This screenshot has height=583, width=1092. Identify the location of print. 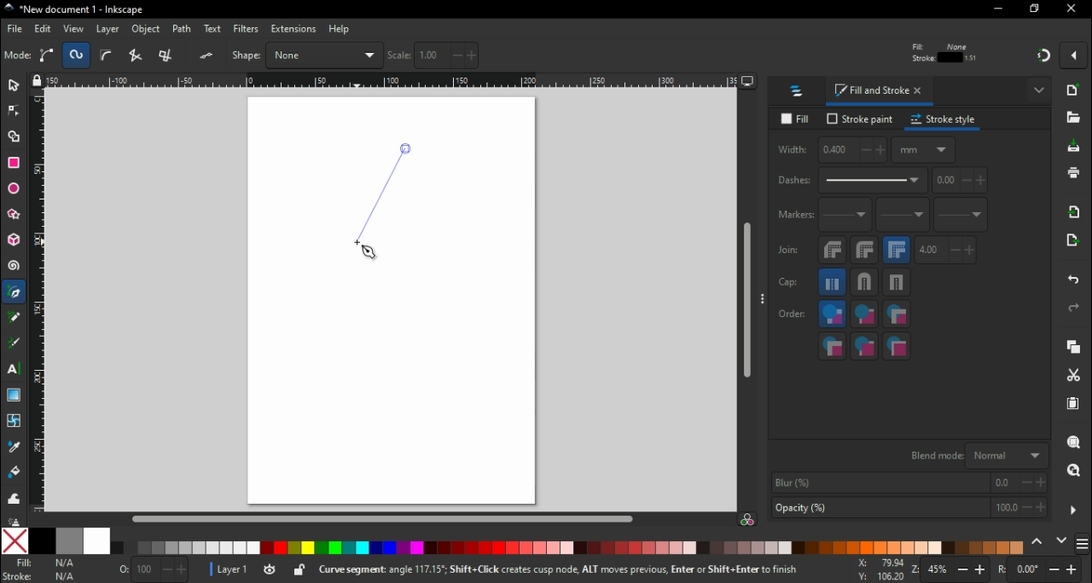
(1075, 173).